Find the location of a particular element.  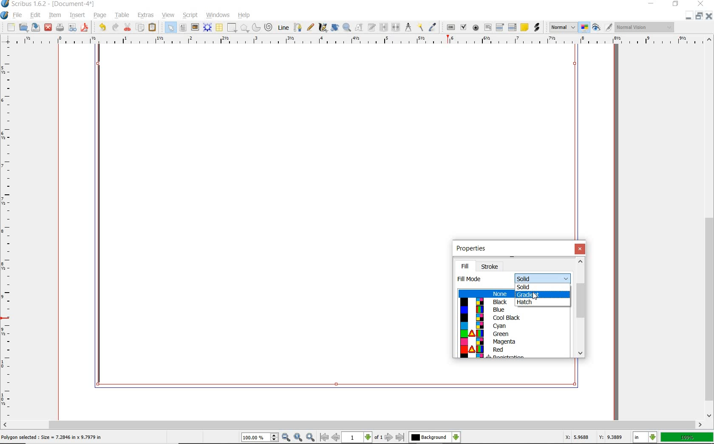

restore is located at coordinates (675, 5).